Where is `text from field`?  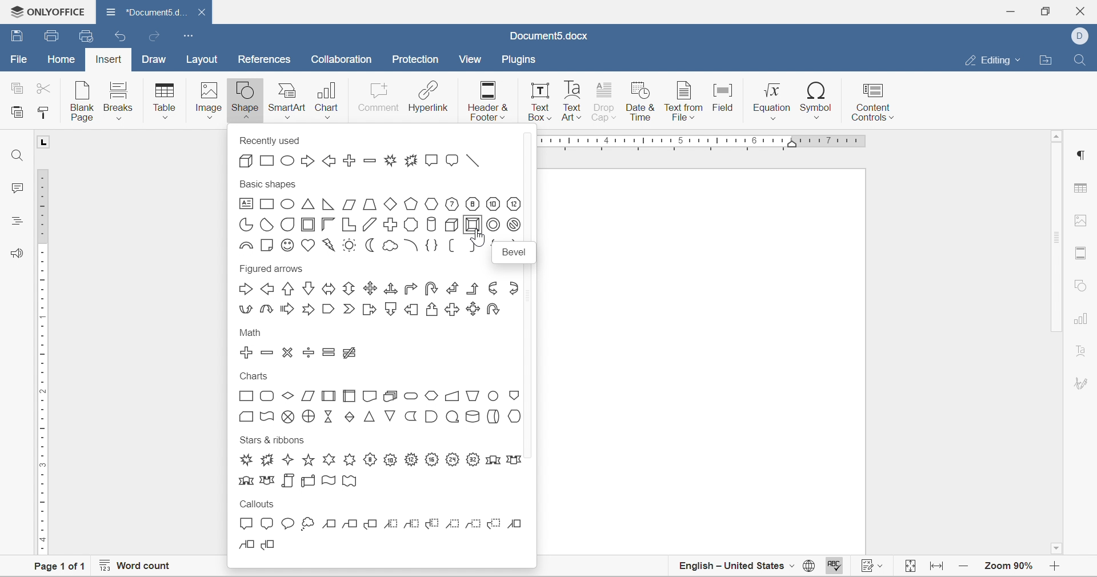 text from field is located at coordinates (684, 101).